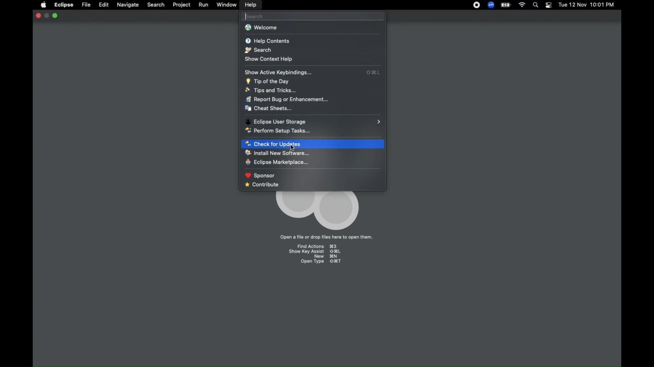  What do you see at coordinates (325, 257) in the screenshot?
I see `new ` at bounding box center [325, 257].